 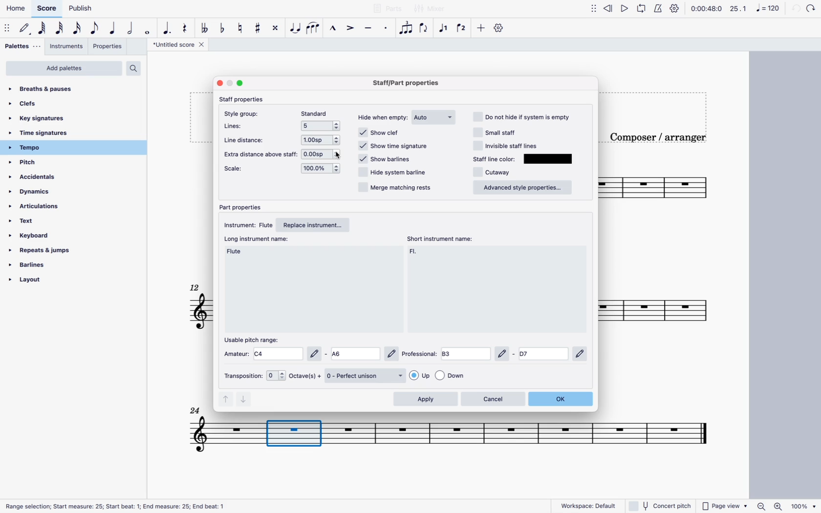 What do you see at coordinates (521, 116) in the screenshot?
I see `do not hide` at bounding box center [521, 116].